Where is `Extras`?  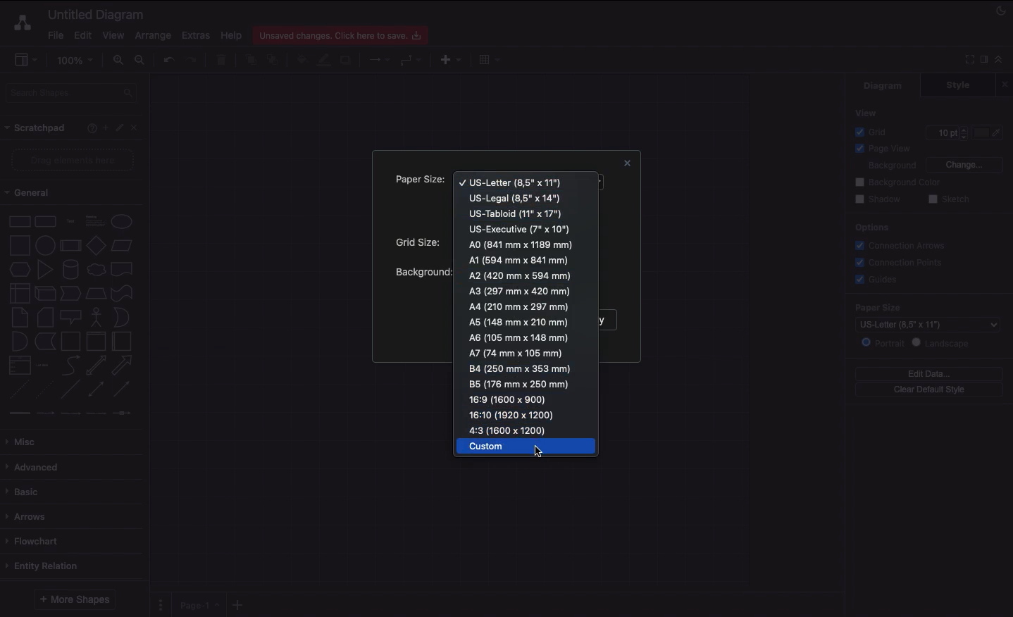
Extras is located at coordinates (196, 35).